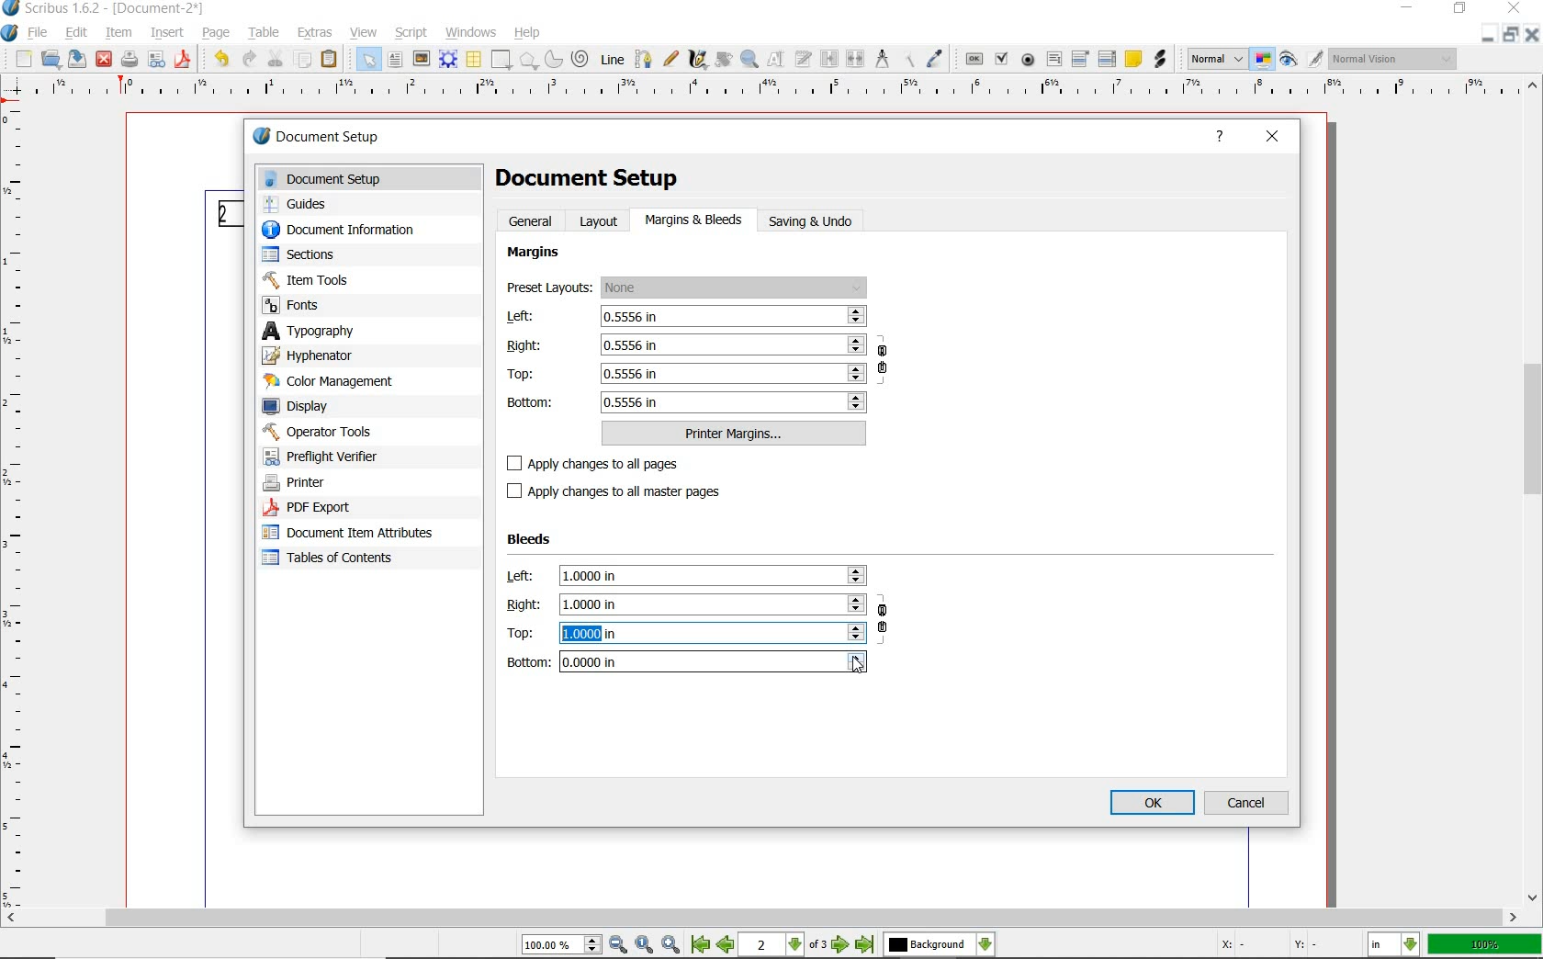 This screenshot has width=1543, height=959. I want to click on edit contents of frame, so click(778, 60).